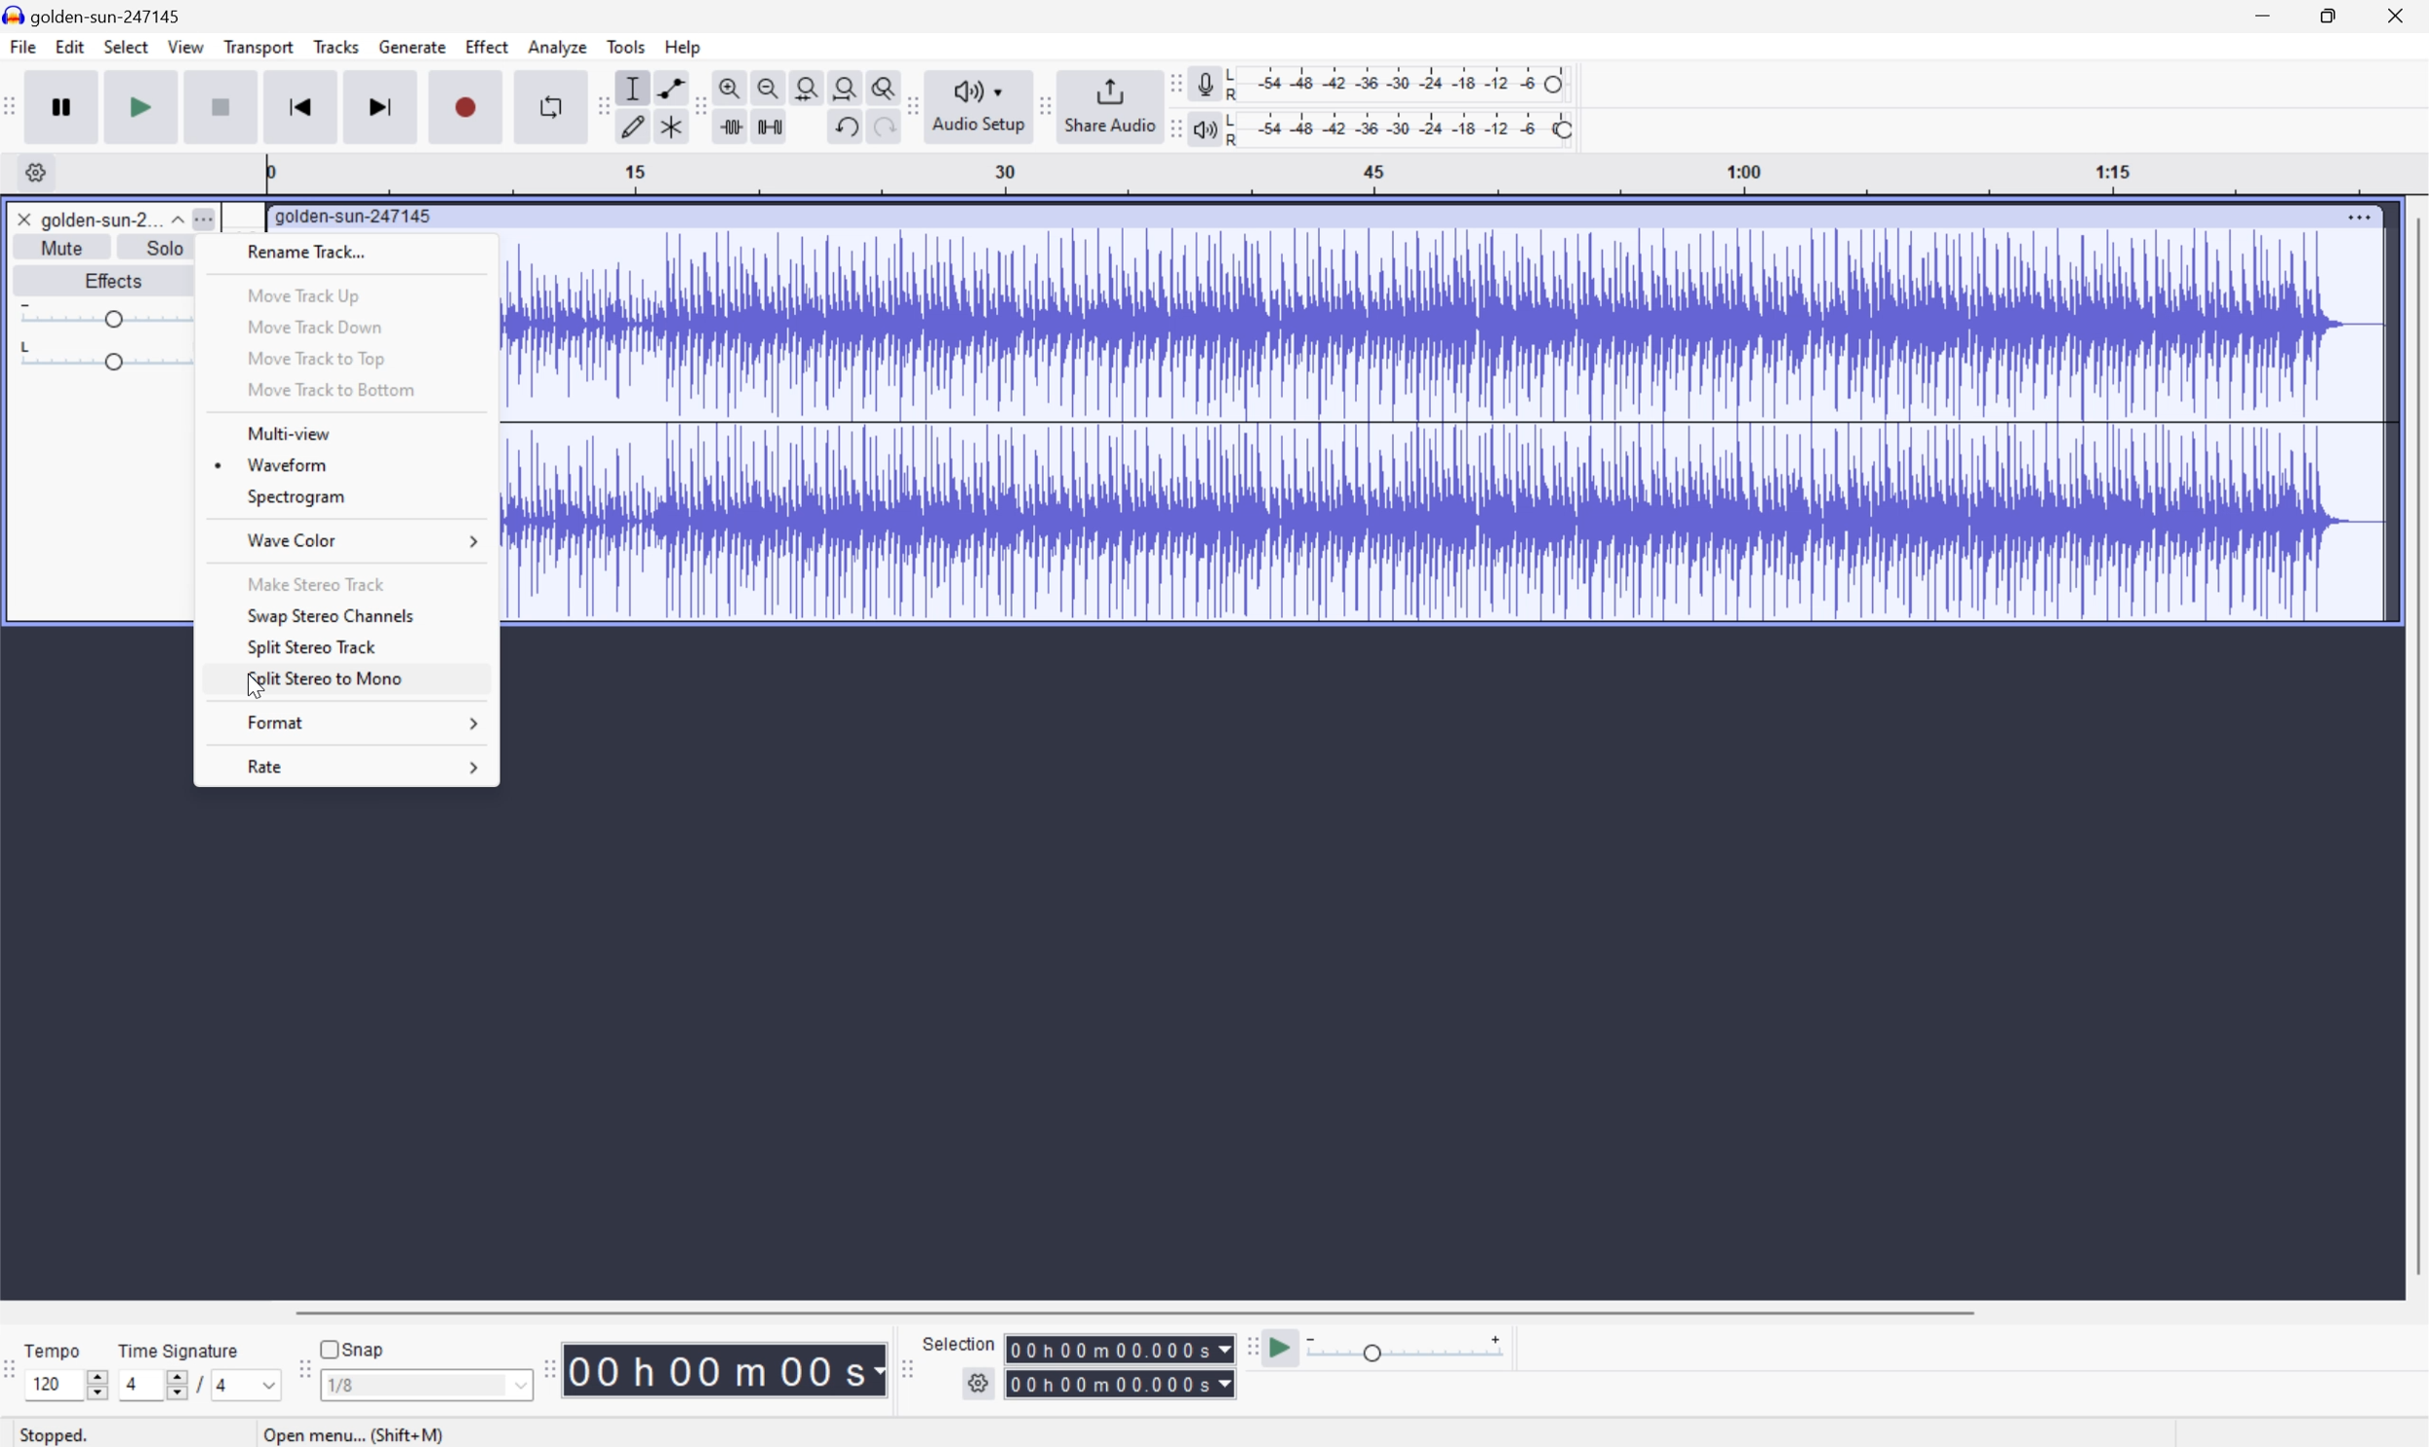 The height and width of the screenshot is (1447, 2429). Describe the element at coordinates (548, 1367) in the screenshot. I see `` at that location.